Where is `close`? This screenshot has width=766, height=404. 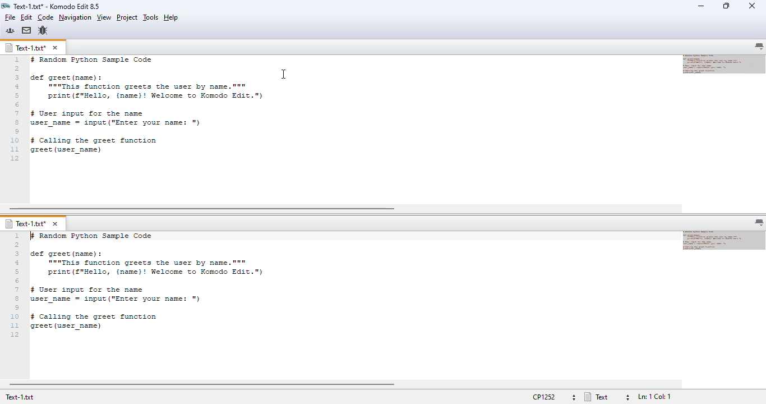
close is located at coordinates (752, 6).